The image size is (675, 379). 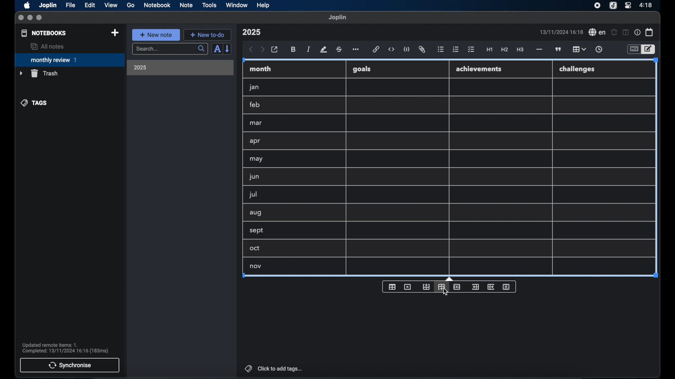 I want to click on italic, so click(x=309, y=49).